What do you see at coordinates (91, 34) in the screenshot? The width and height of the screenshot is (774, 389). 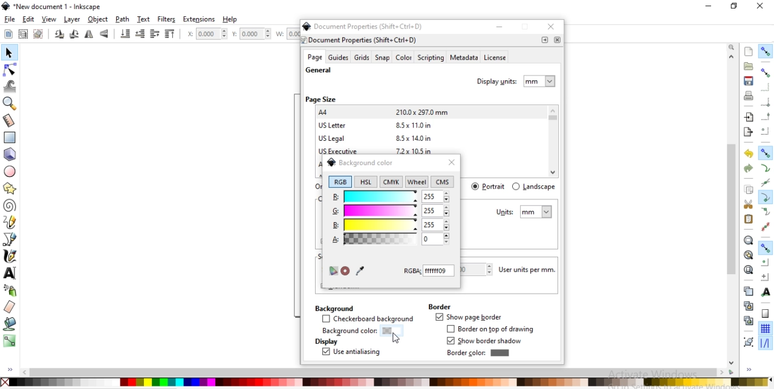 I see `flip horizontally` at bounding box center [91, 34].